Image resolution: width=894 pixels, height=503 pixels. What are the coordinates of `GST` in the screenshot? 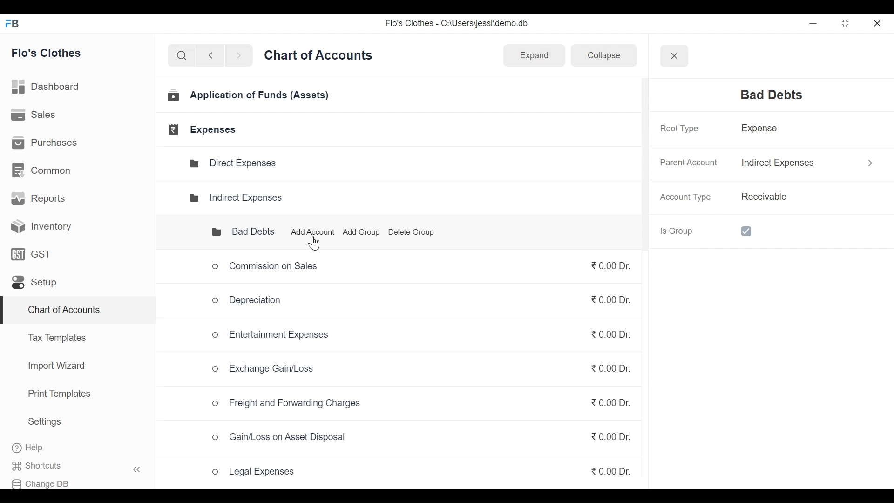 It's located at (32, 256).